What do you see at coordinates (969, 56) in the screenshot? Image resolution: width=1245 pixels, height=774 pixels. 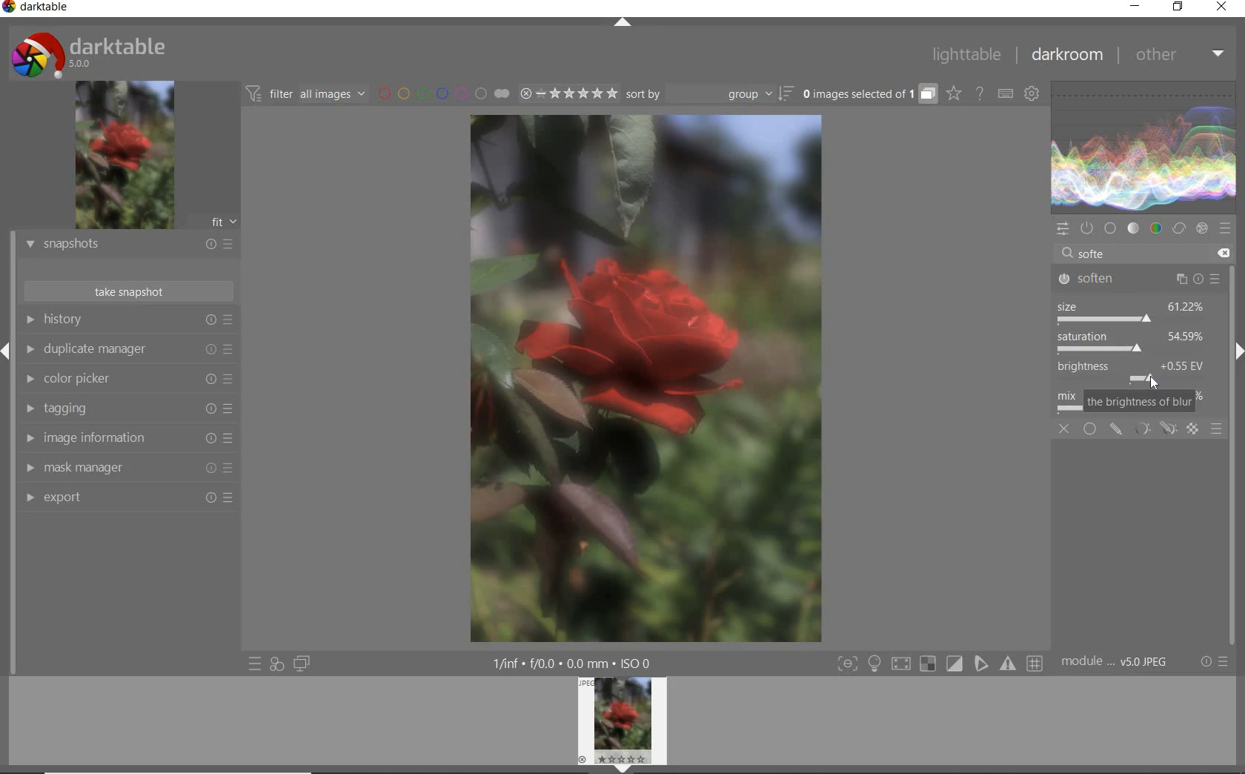 I see `lighttable` at bounding box center [969, 56].